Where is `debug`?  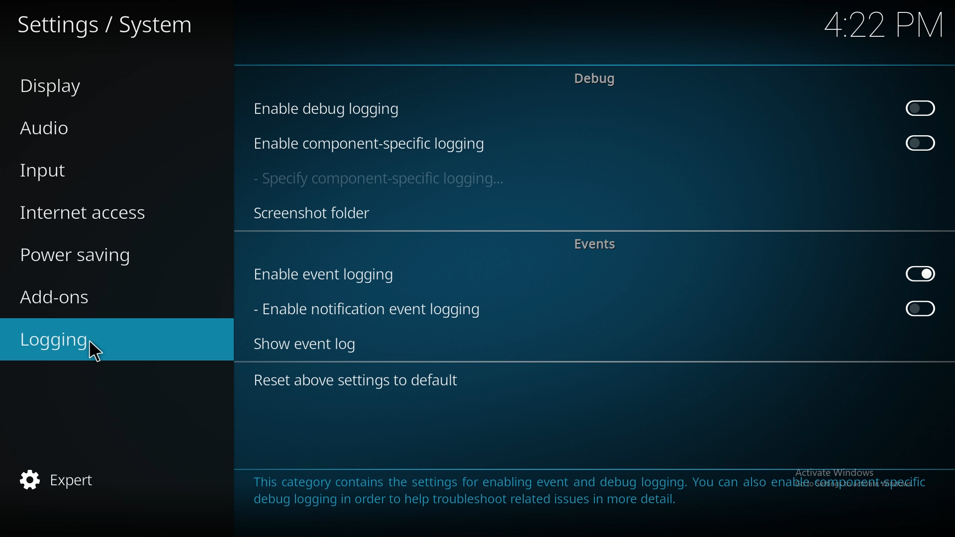 debug is located at coordinates (595, 80).